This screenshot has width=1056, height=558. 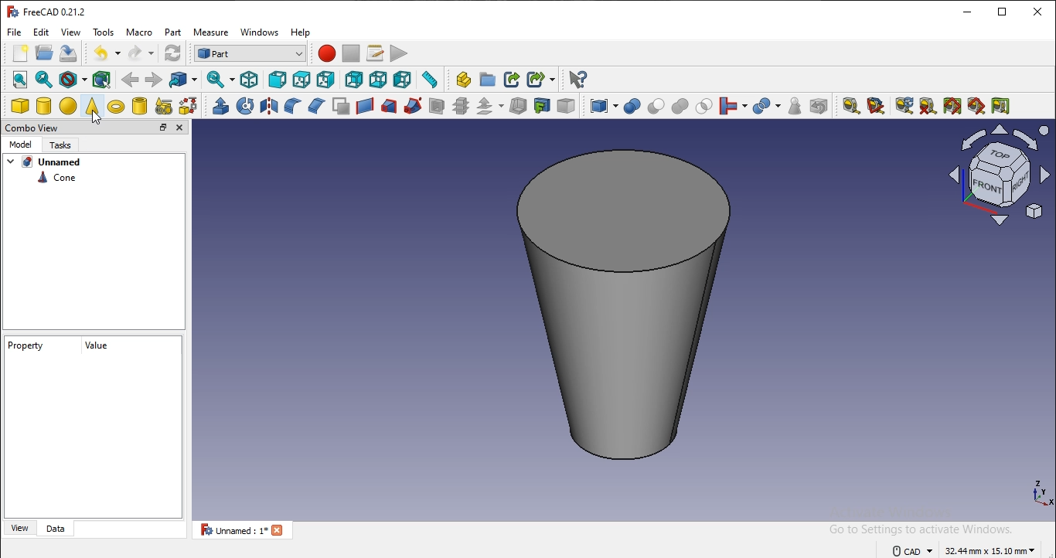 I want to click on sweep, so click(x=412, y=106).